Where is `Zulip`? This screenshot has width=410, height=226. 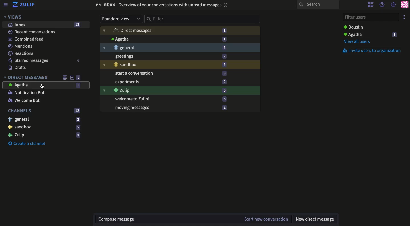
Zulip is located at coordinates (44, 135).